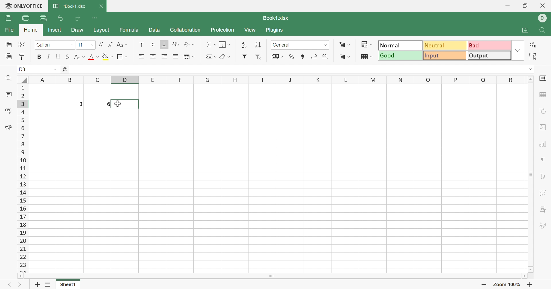 The height and width of the screenshot is (289, 551). Describe the element at coordinates (86, 44) in the screenshot. I see `Font size` at that location.